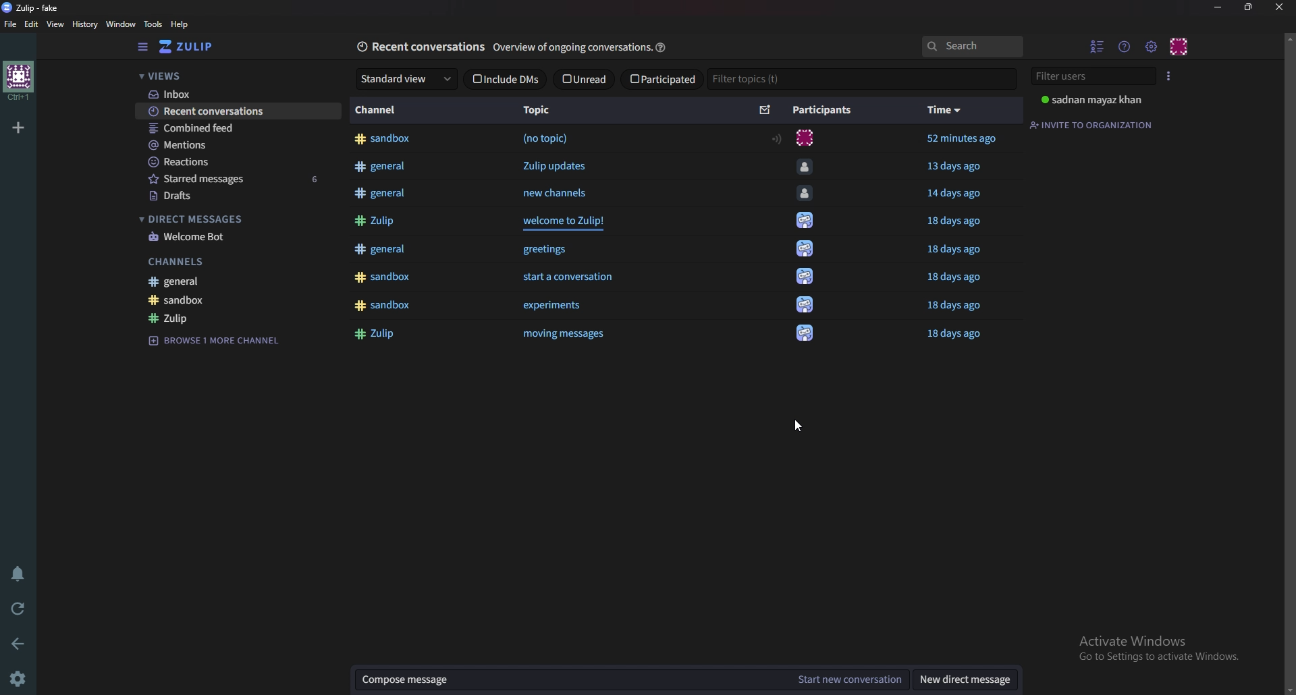 The image size is (1296, 695). Describe the element at coordinates (962, 679) in the screenshot. I see `New direct message` at that location.